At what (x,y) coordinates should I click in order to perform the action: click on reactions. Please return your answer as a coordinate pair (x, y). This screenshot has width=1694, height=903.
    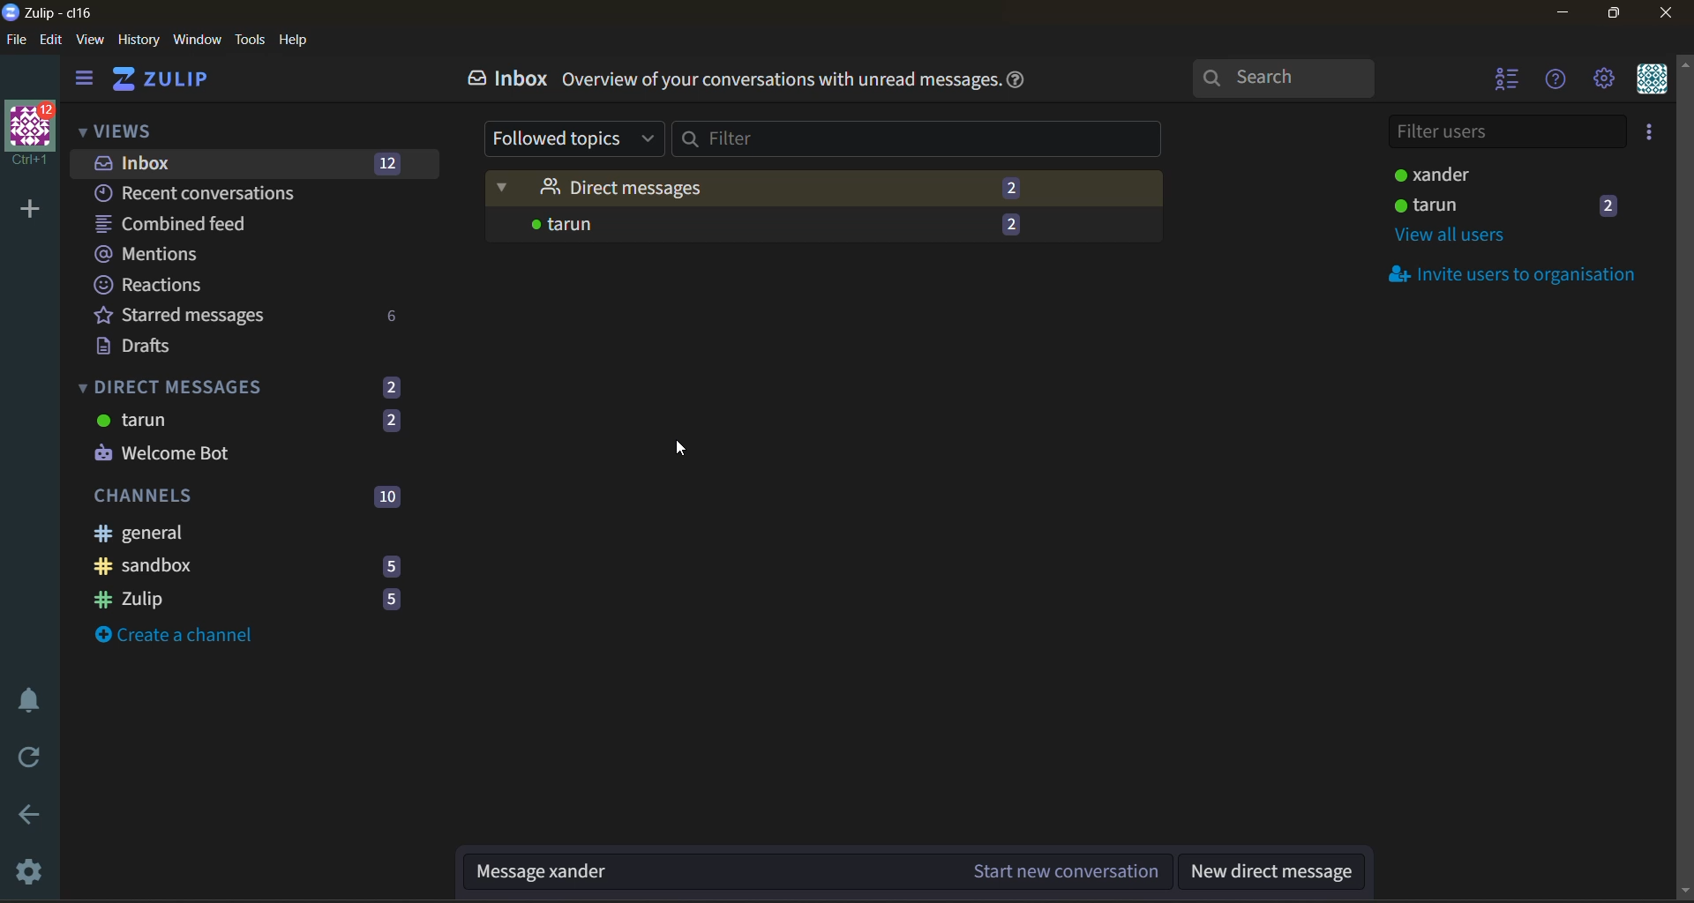
    Looking at the image, I should click on (156, 285).